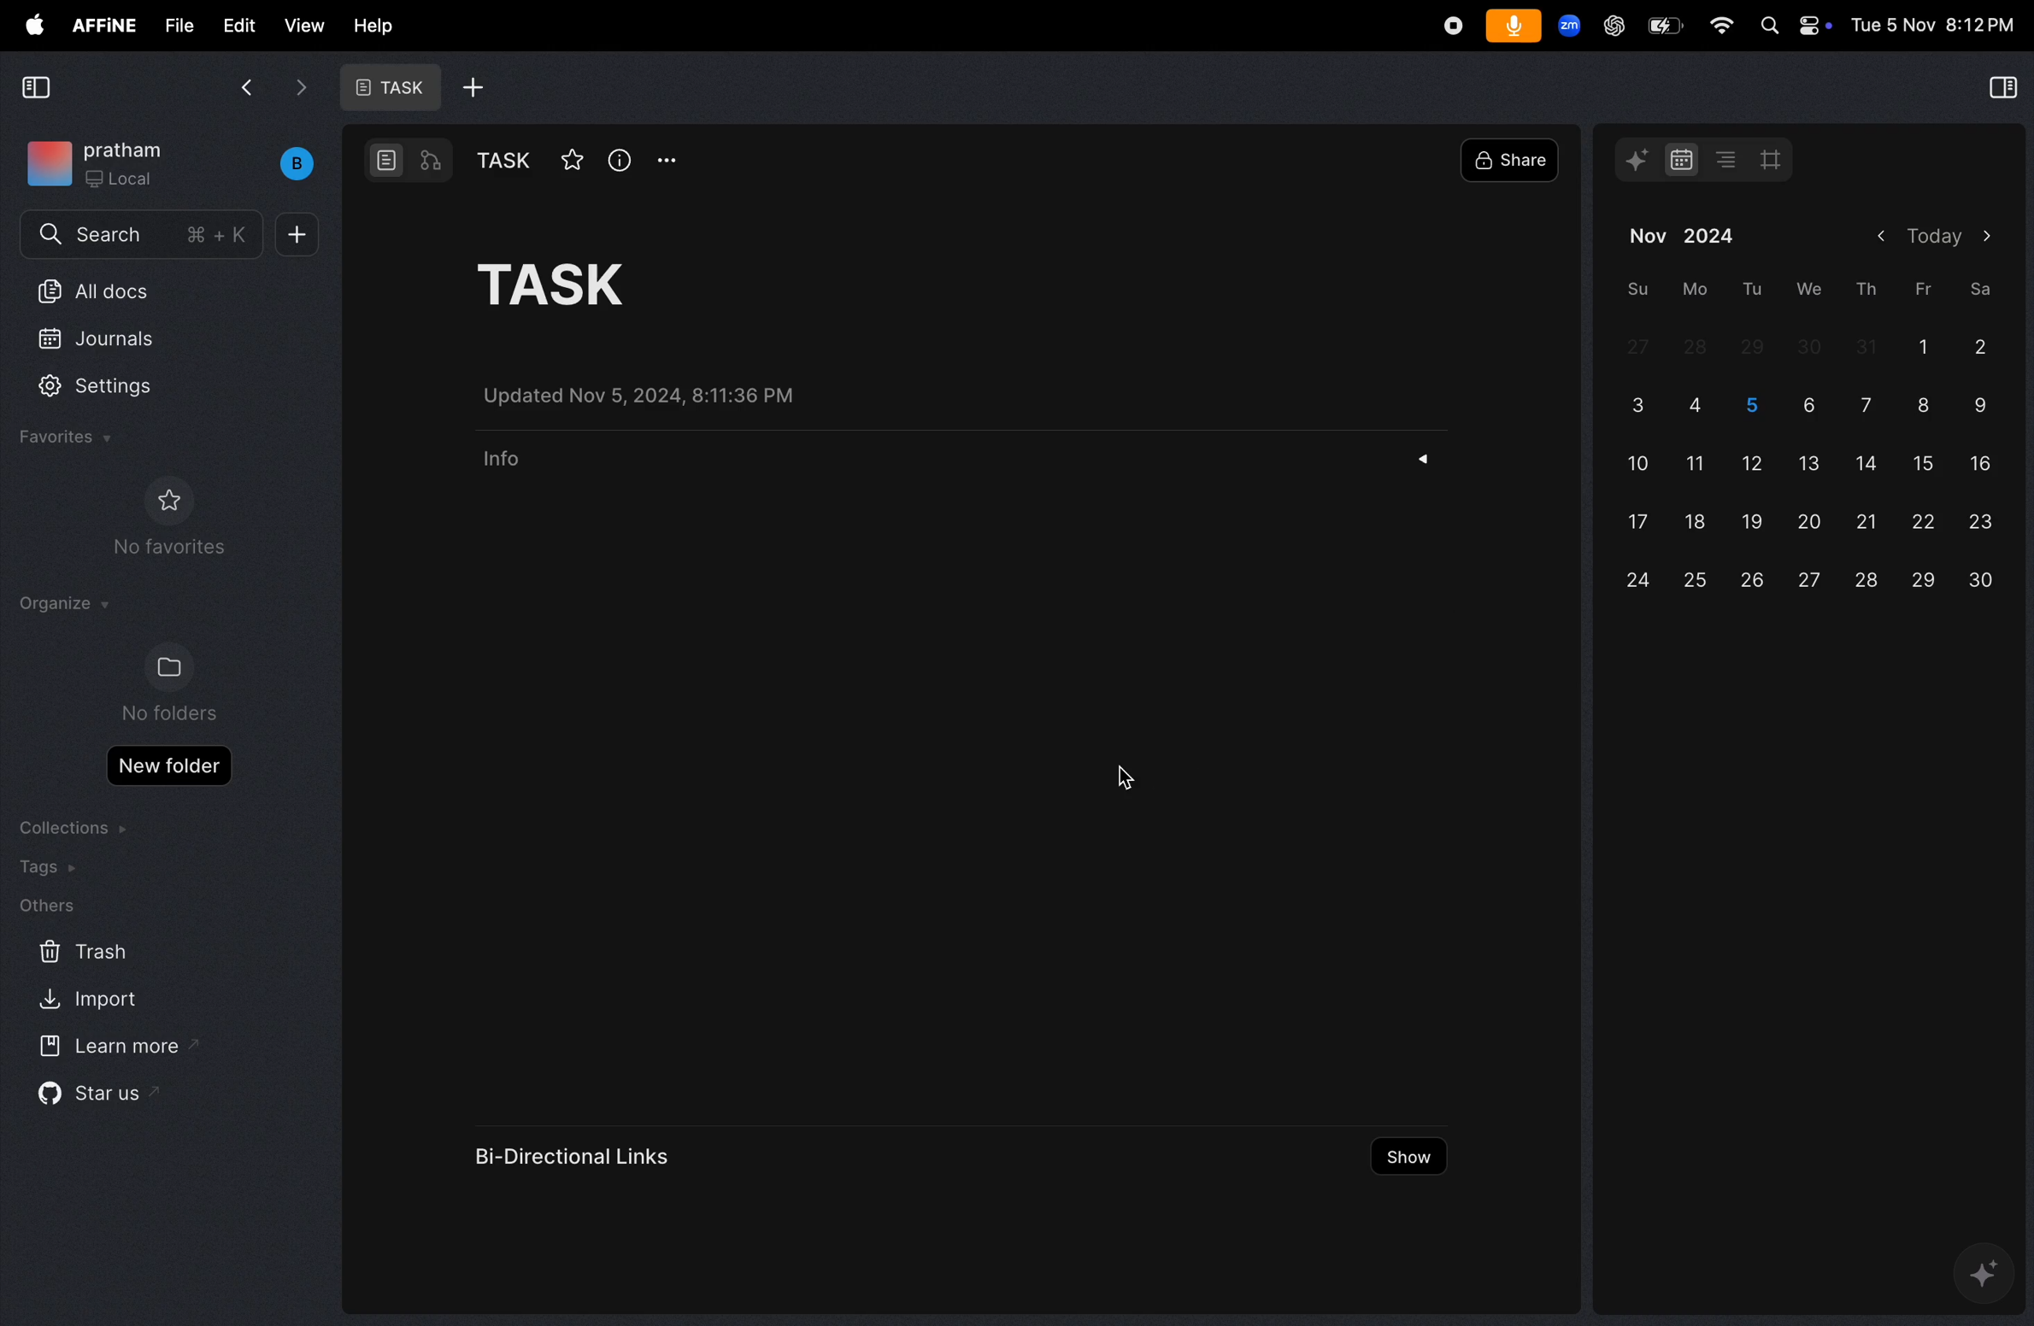 This screenshot has height=1326, width=2034. What do you see at coordinates (103, 26) in the screenshot?
I see `affine menu` at bounding box center [103, 26].